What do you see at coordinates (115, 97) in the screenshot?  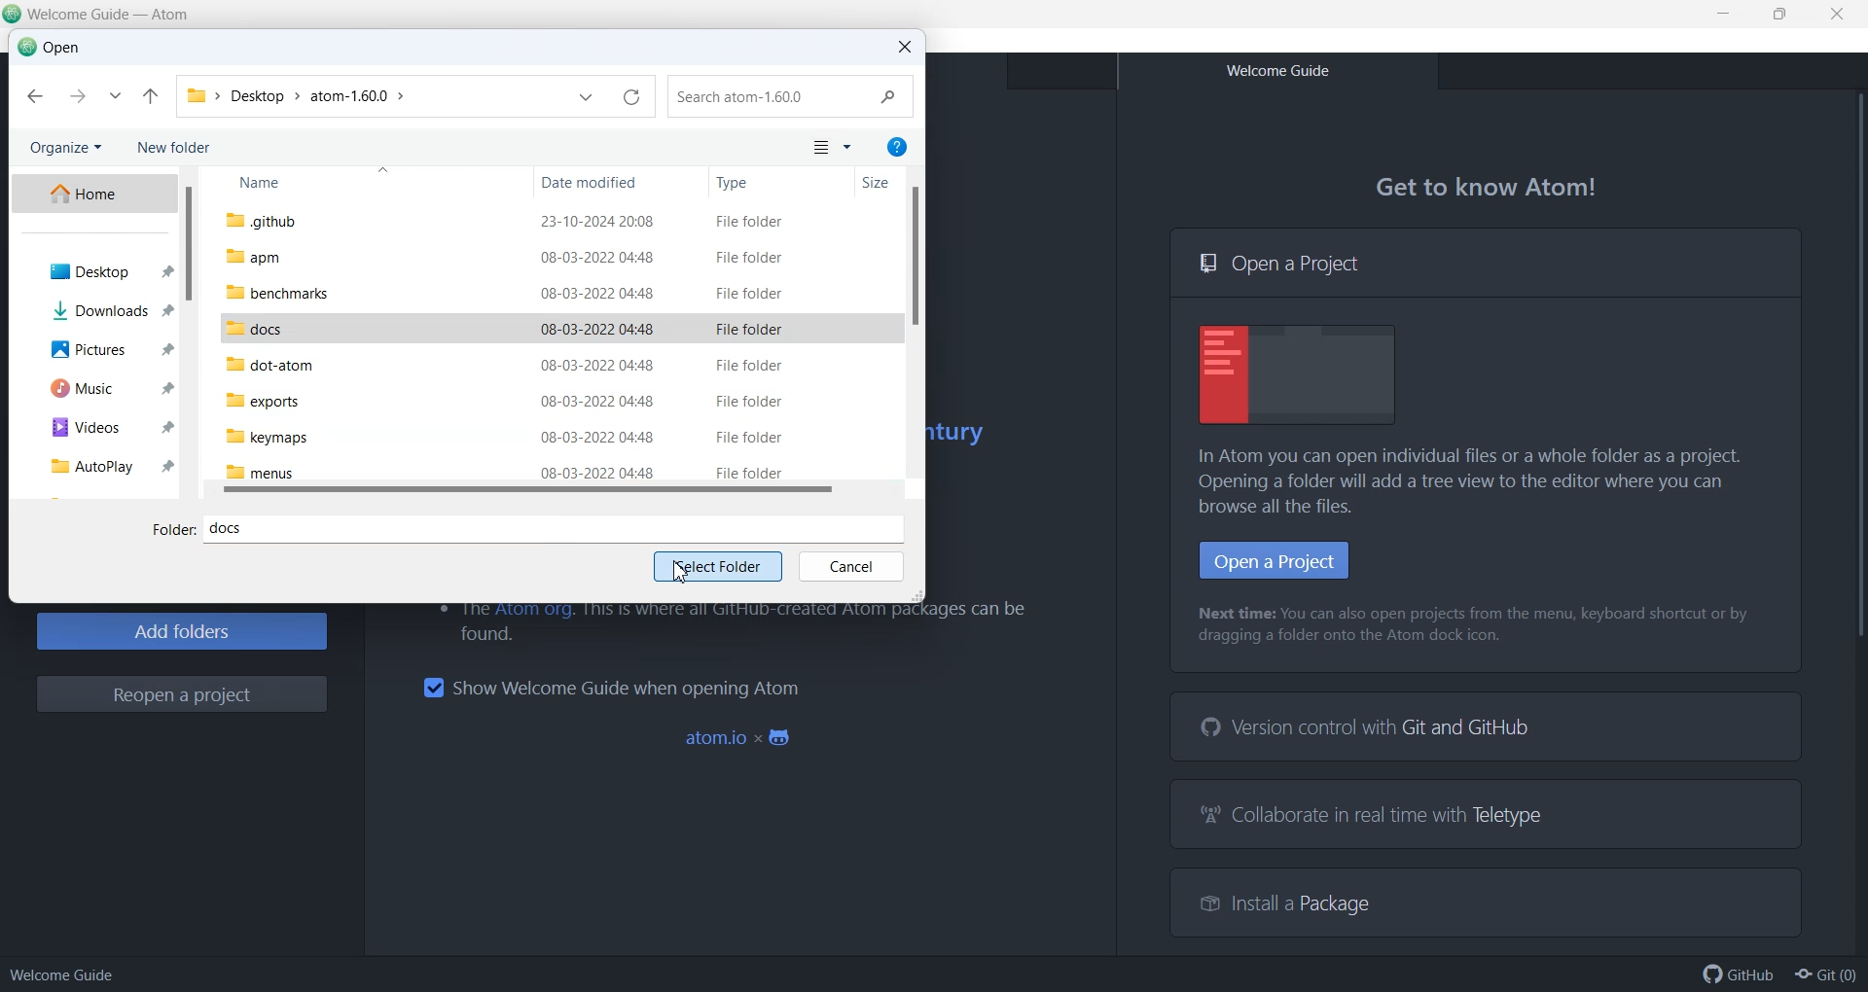 I see `Recent Location` at bounding box center [115, 97].